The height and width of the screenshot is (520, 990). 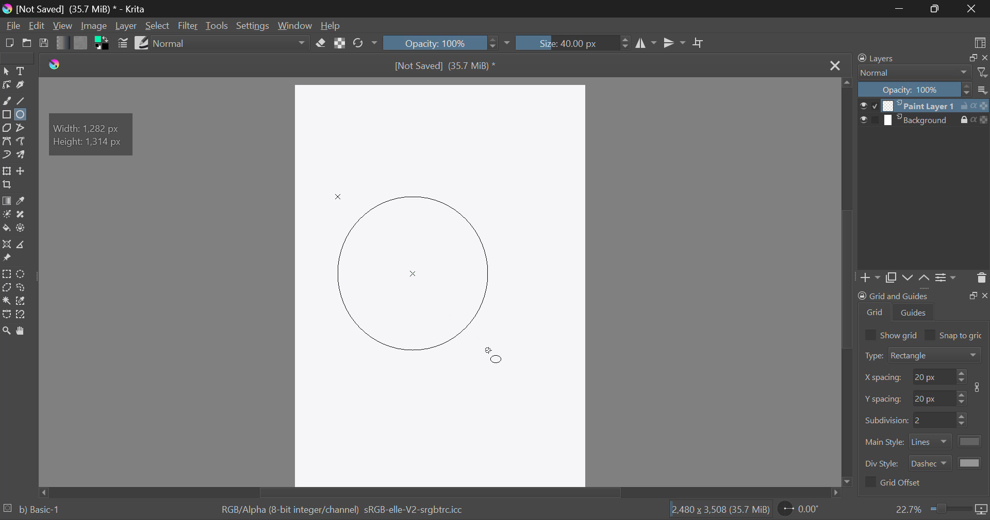 What do you see at coordinates (918, 279) in the screenshot?
I see `Movement of Layers` at bounding box center [918, 279].